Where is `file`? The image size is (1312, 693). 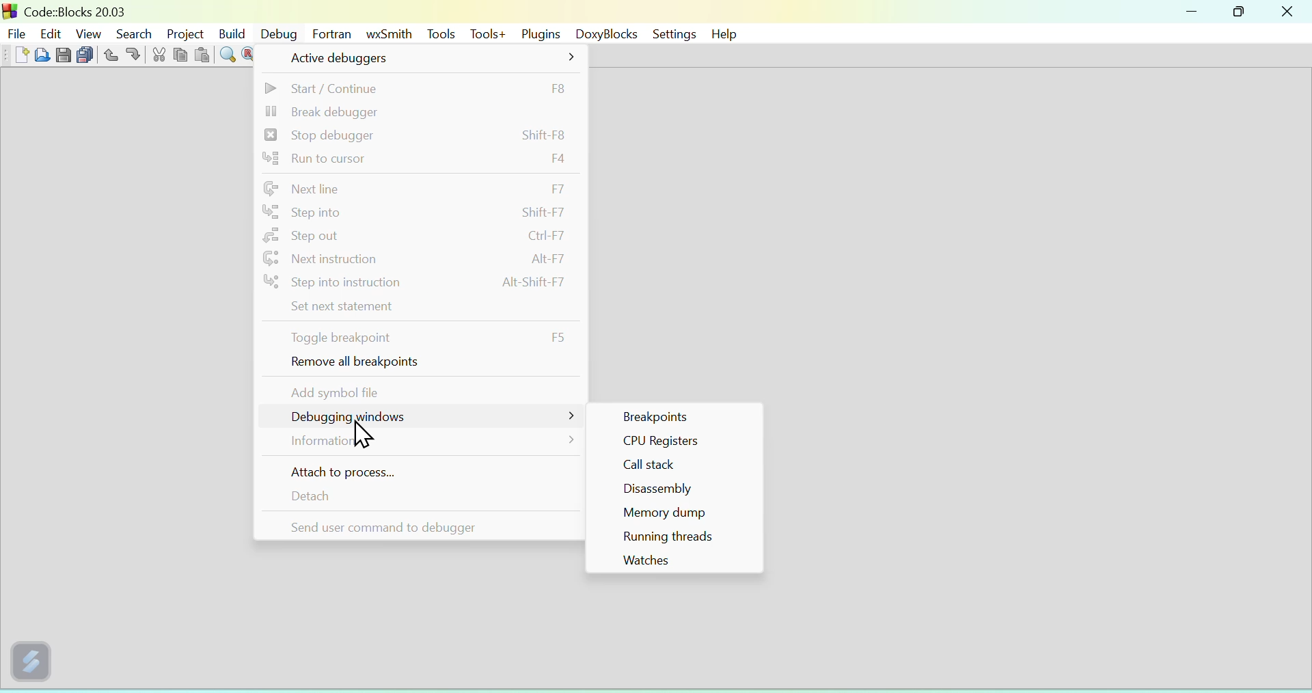
file is located at coordinates (16, 31).